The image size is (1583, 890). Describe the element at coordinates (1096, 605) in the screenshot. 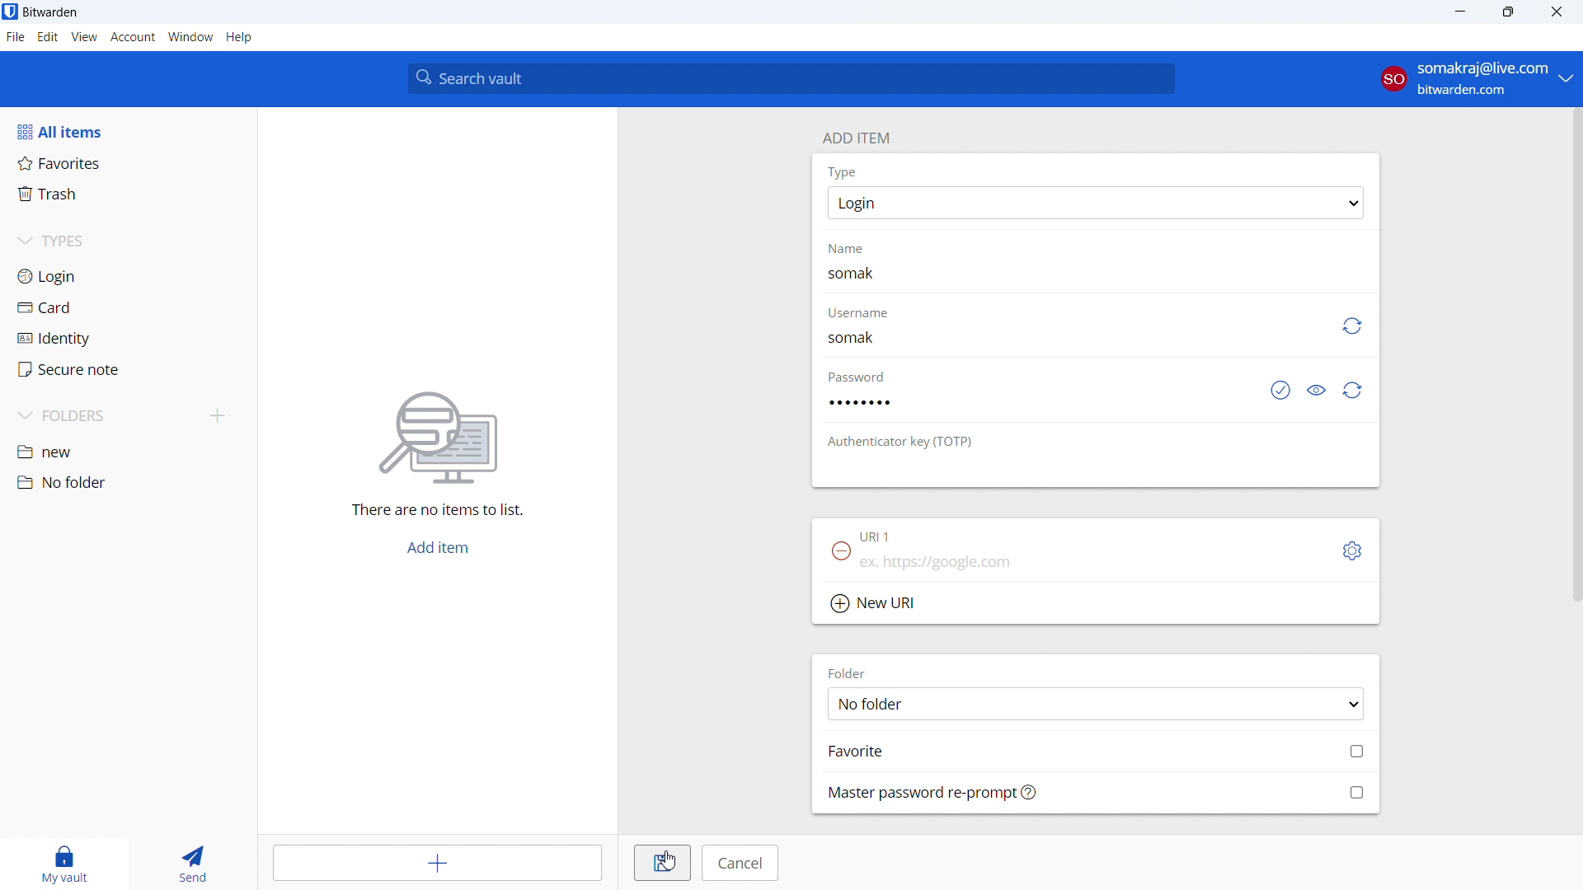

I see `add new url` at that location.